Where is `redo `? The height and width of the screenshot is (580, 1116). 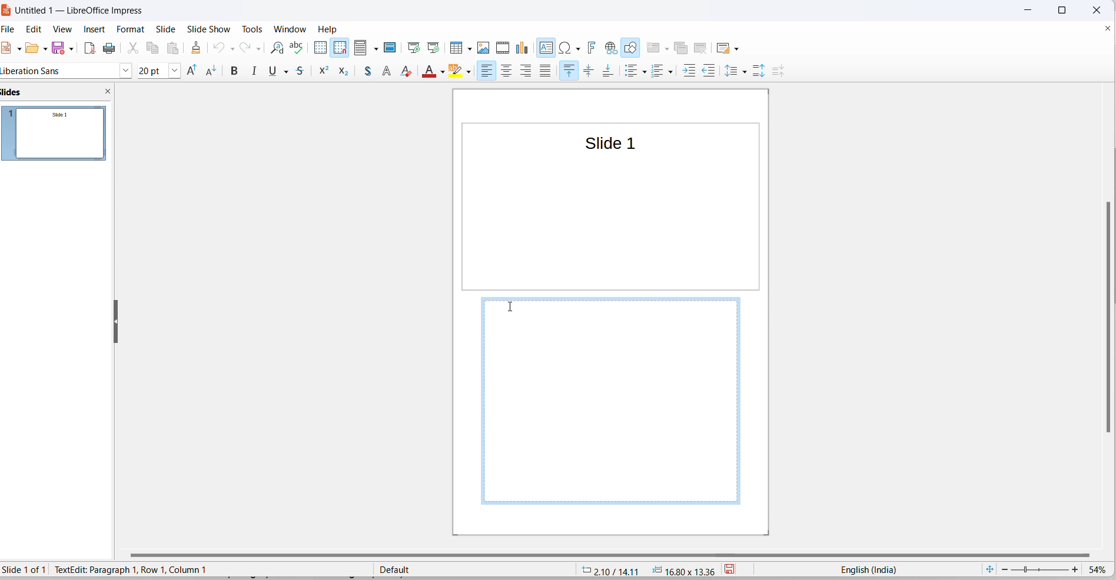 redo  is located at coordinates (246, 48).